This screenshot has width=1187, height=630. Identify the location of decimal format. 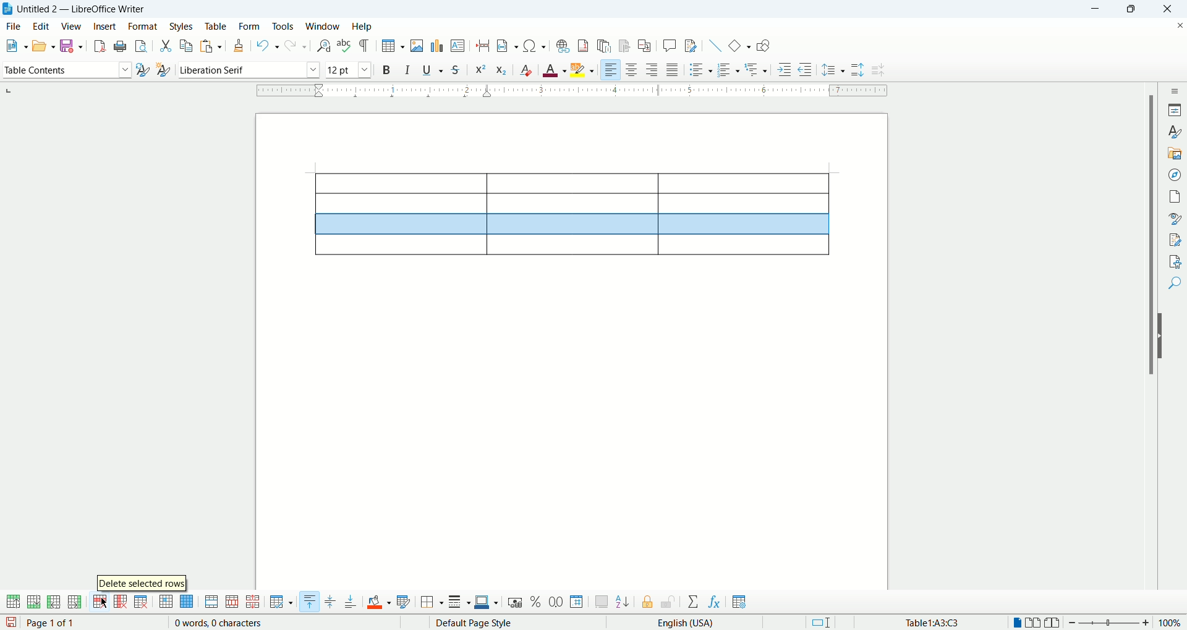
(556, 603).